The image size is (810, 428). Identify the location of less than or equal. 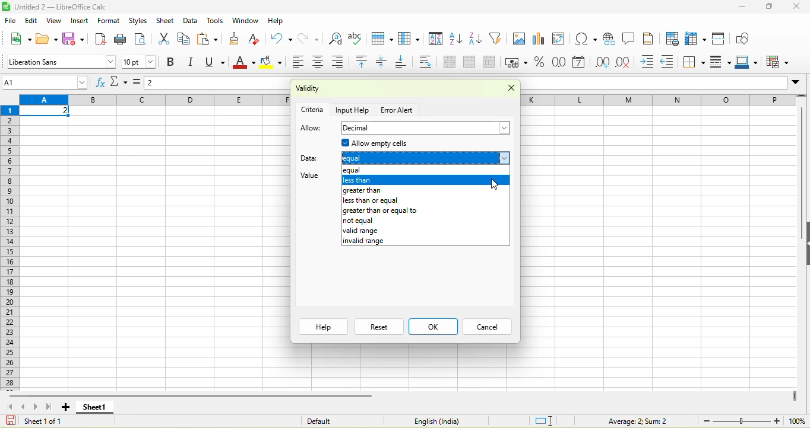
(423, 200).